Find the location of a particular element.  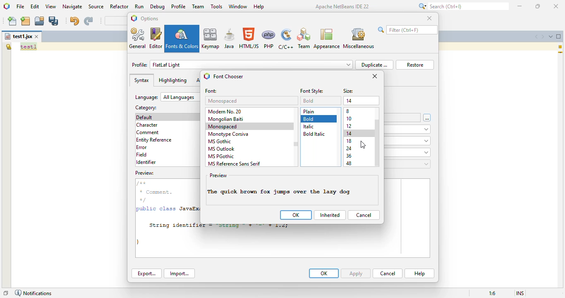

scroll documents right is located at coordinates (543, 37).